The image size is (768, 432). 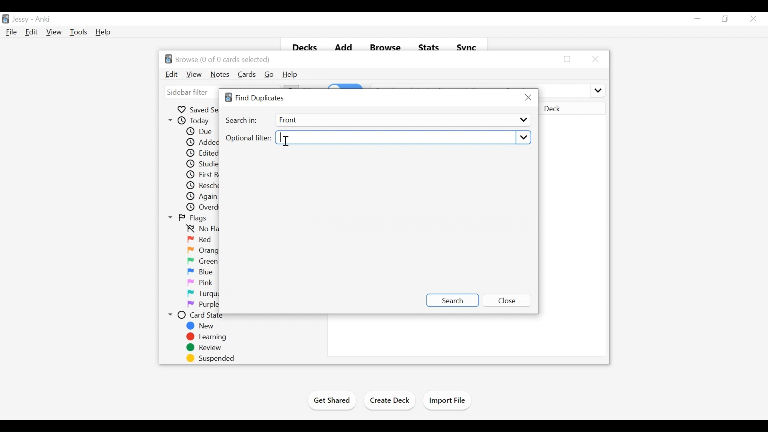 I want to click on Insertion cursor, so click(x=286, y=142).